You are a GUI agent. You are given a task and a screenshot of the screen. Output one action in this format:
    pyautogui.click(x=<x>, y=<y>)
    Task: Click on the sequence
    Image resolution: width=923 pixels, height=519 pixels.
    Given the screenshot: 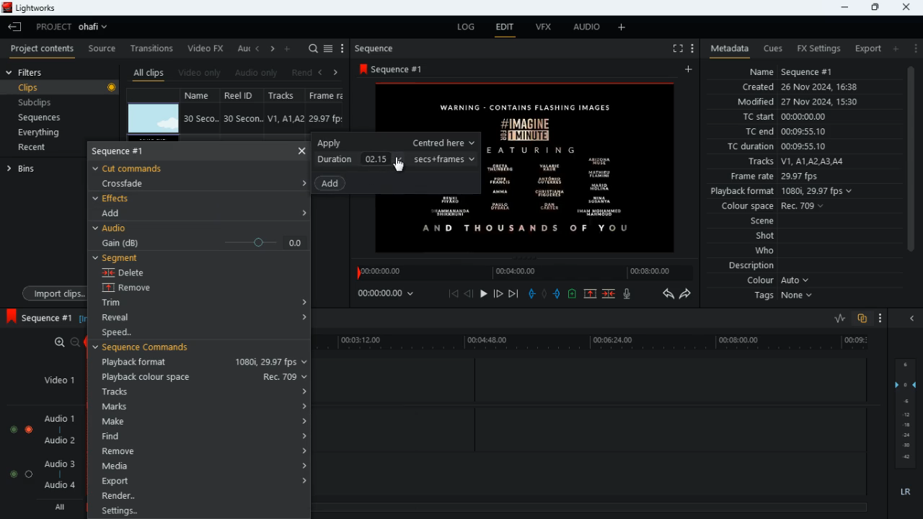 What is the action you would take?
    pyautogui.click(x=402, y=68)
    